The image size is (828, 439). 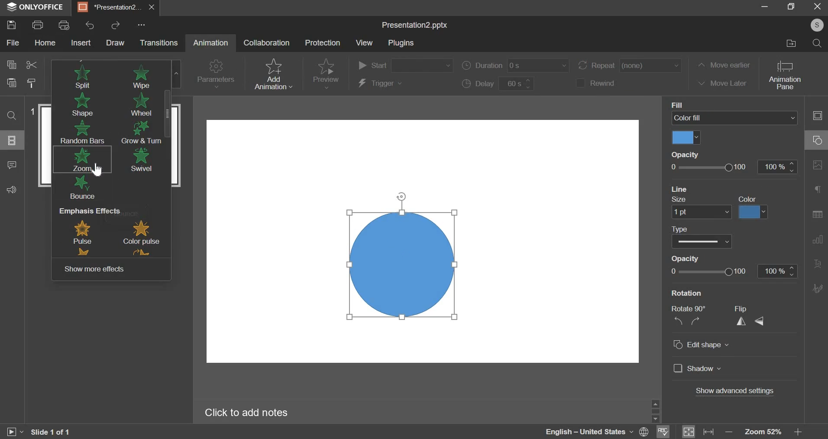 I want to click on language, so click(x=597, y=432).